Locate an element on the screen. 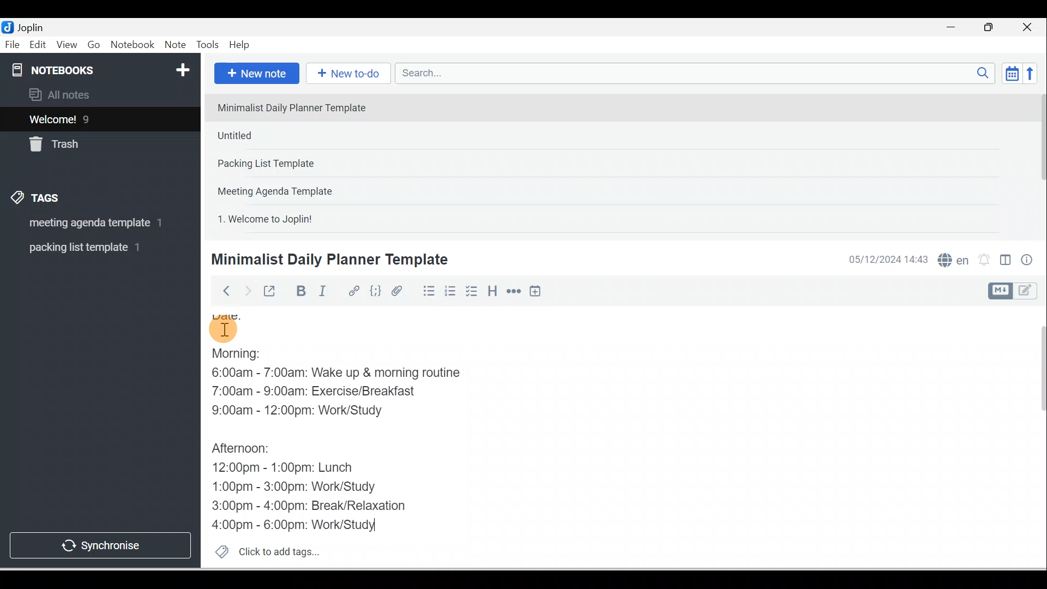  Tags is located at coordinates (39, 200).